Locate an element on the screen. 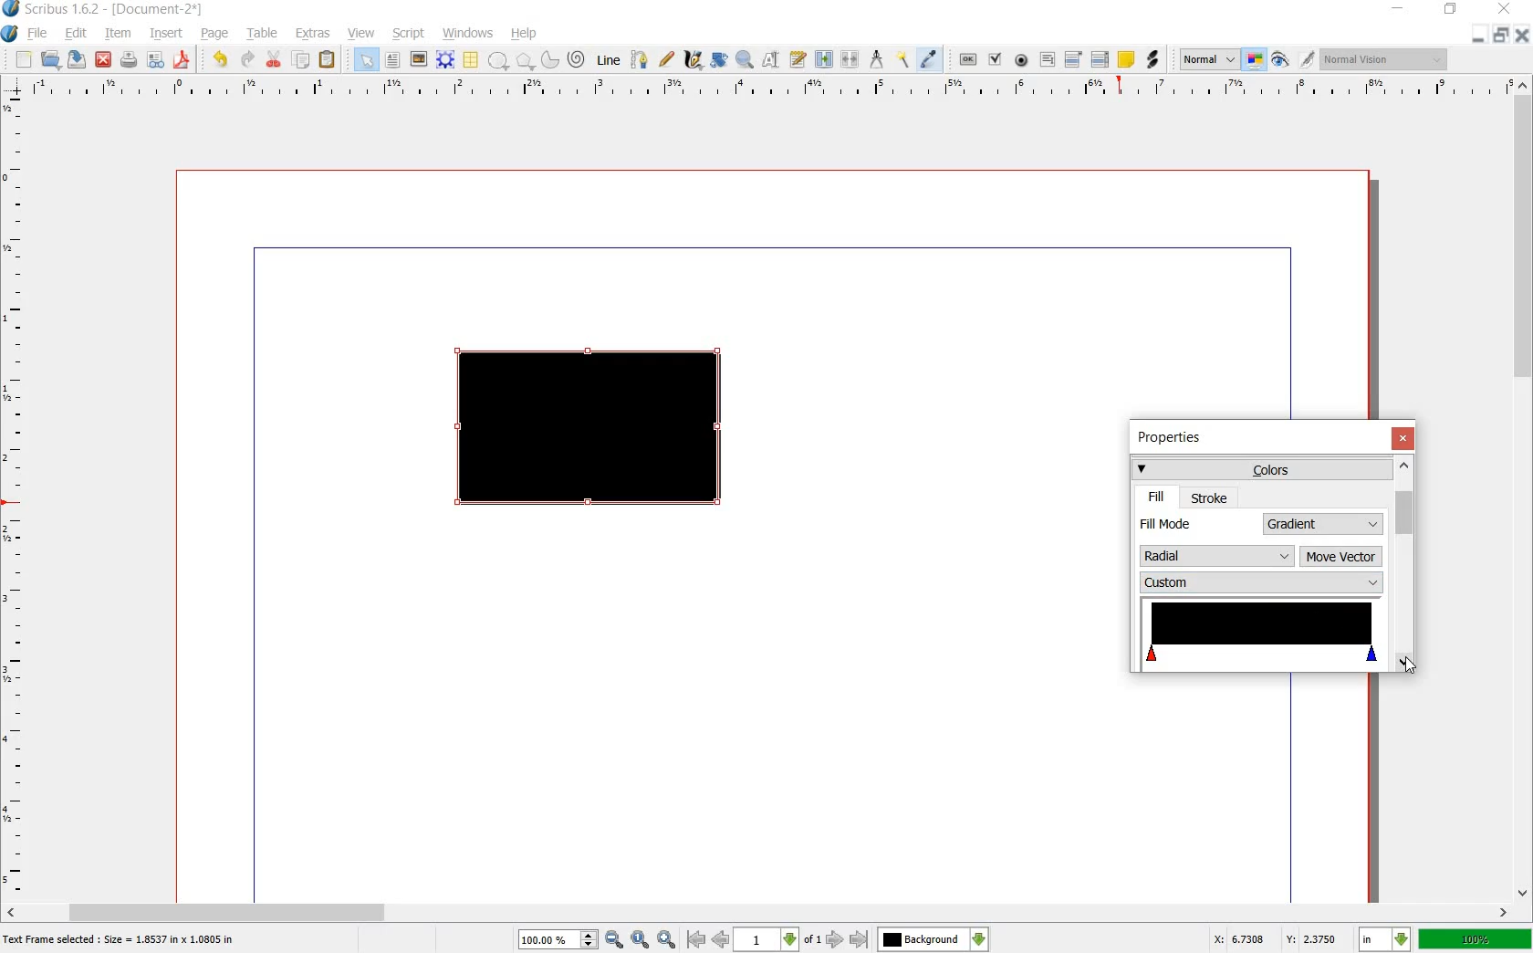 The width and height of the screenshot is (1533, 953). measurement is located at coordinates (878, 58).